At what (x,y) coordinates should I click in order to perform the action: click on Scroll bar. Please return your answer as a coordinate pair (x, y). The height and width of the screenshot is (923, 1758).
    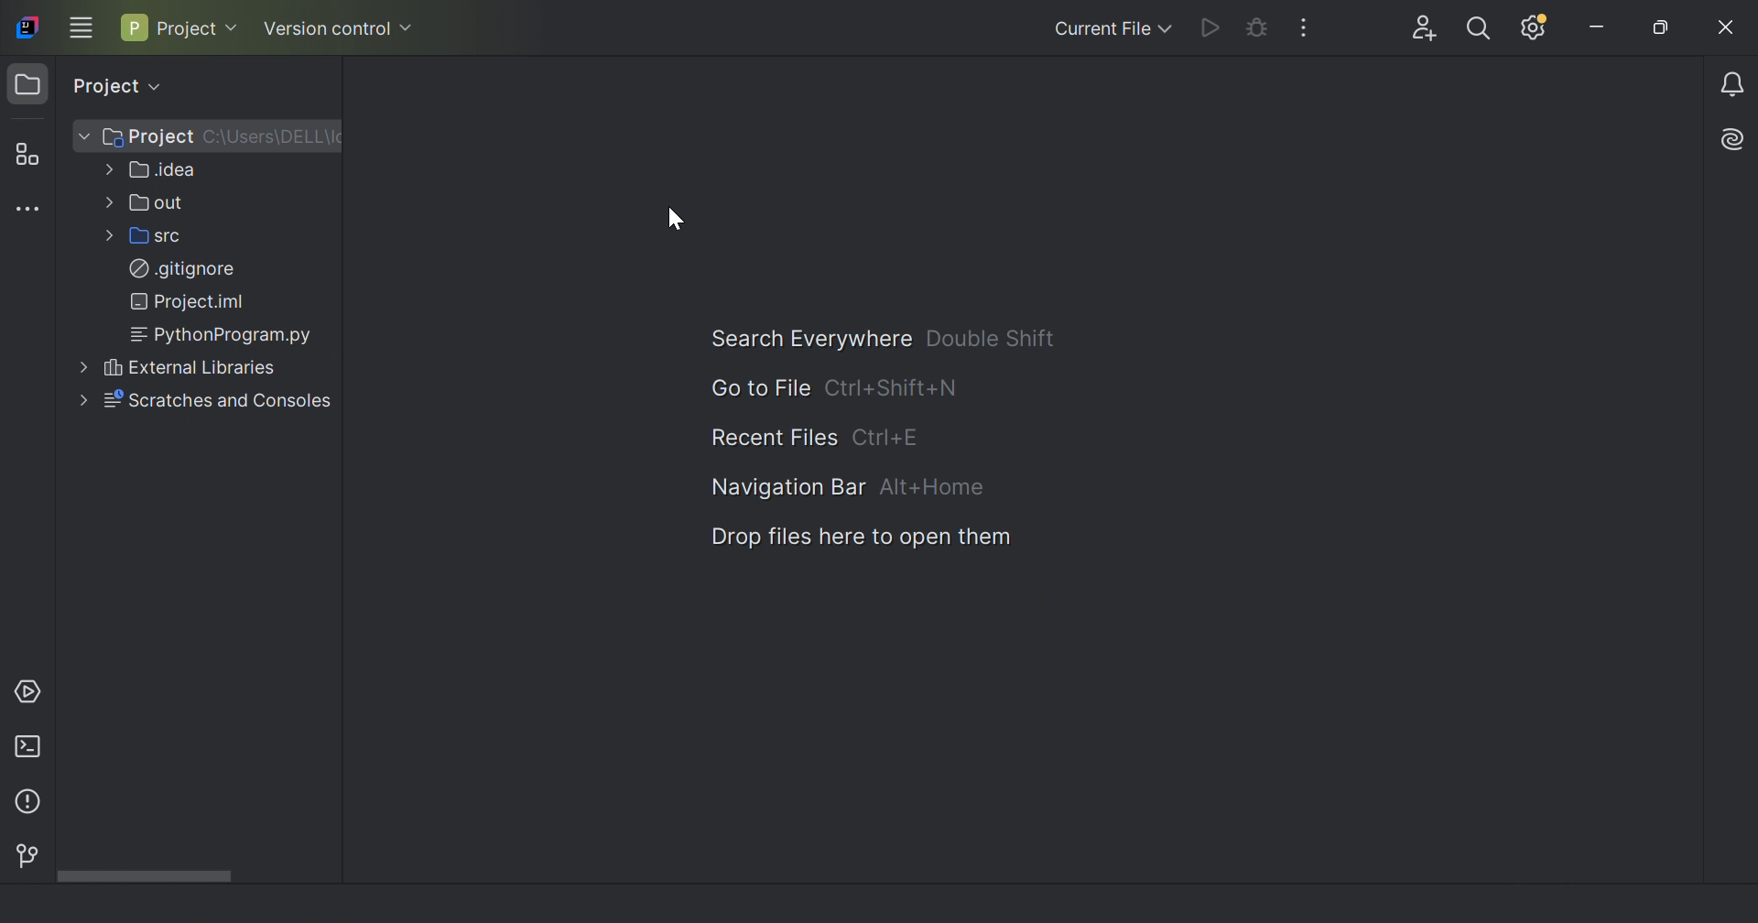
    Looking at the image, I should click on (148, 878).